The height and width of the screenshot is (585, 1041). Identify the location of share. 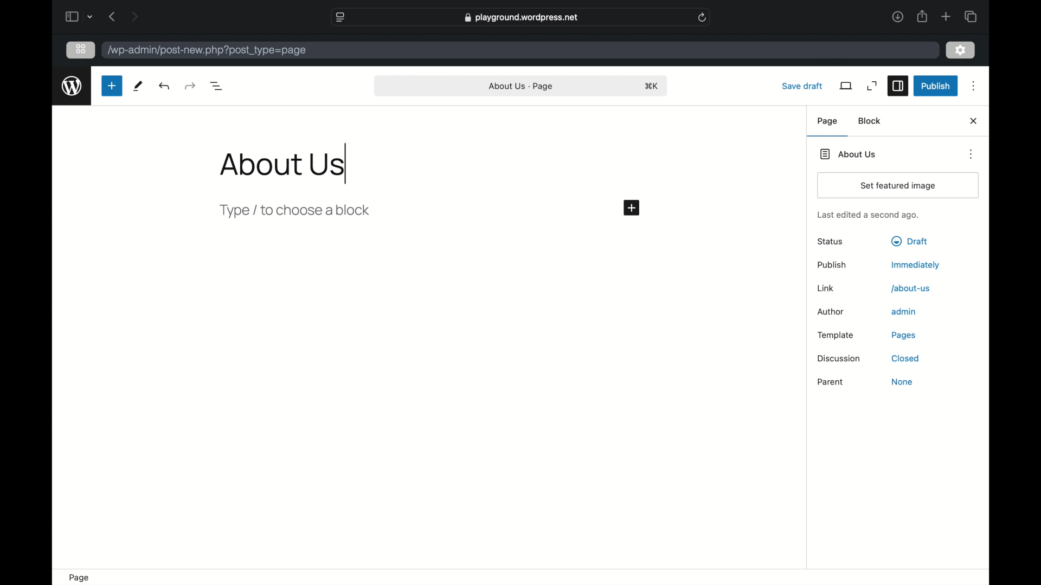
(922, 17).